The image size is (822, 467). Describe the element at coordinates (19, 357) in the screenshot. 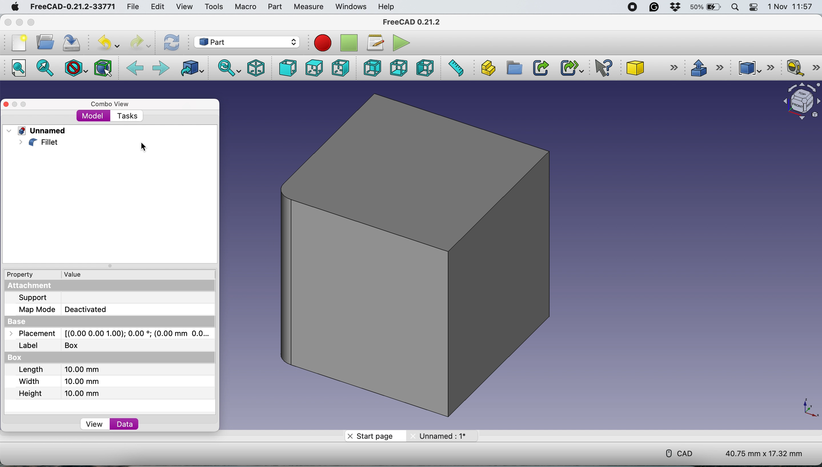

I see `box` at that location.